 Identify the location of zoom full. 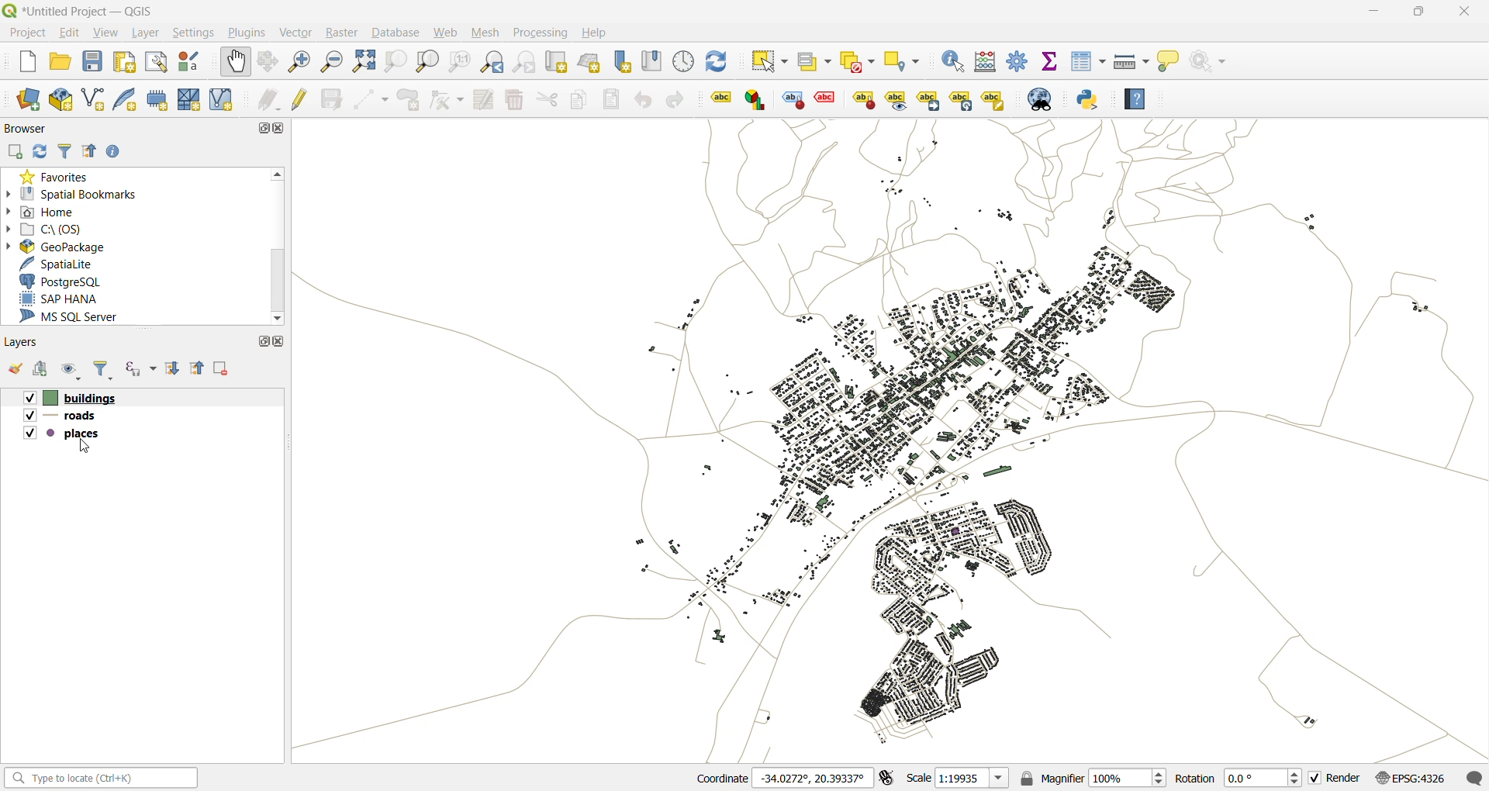
(361, 61).